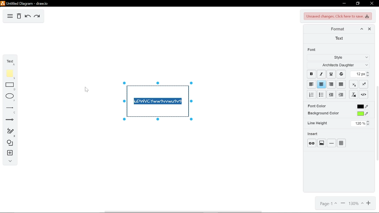 This screenshot has width=379, height=213. What do you see at coordinates (369, 125) in the screenshot?
I see `decrease line height` at bounding box center [369, 125].